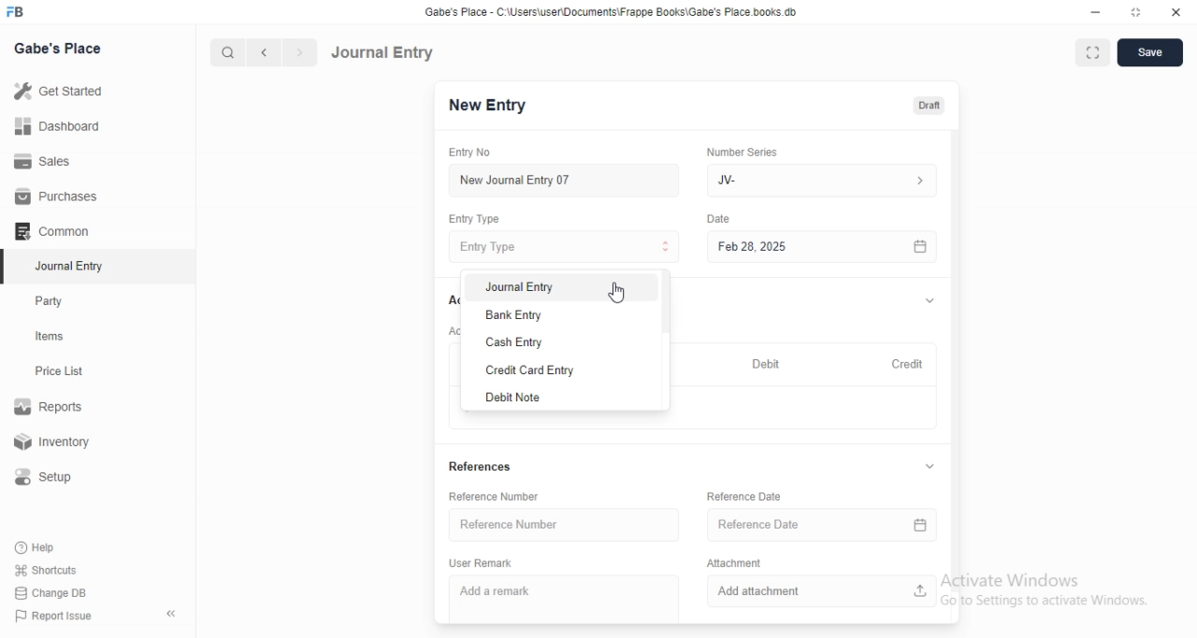  What do you see at coordinates (382, 52) in the screenshot?
I see `Journal Entry` at bounding box center [382, 52].